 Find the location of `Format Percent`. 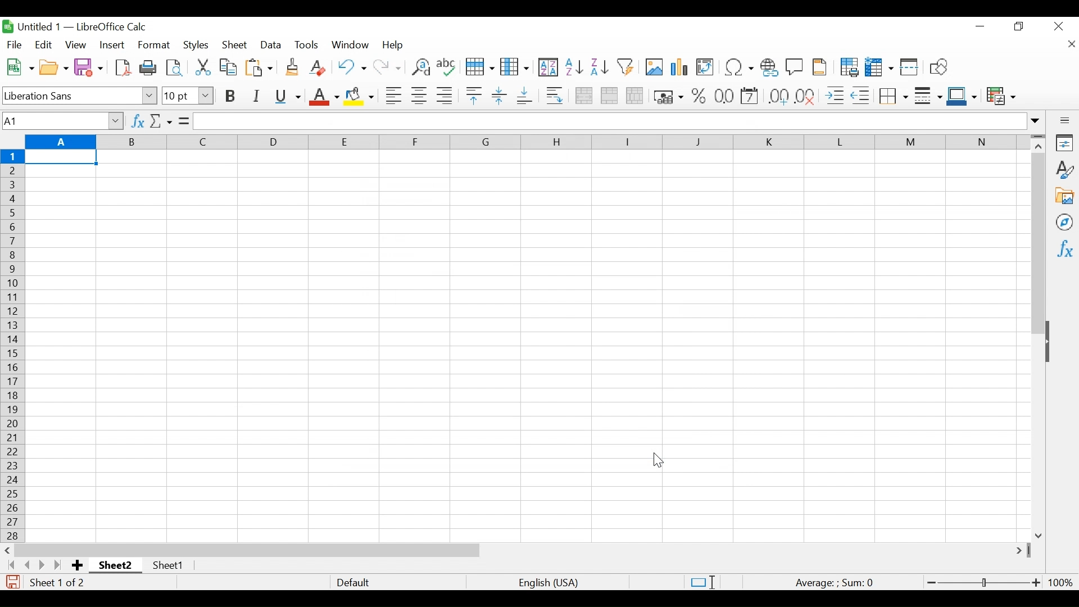

Format Percent is located at coordinates (699, 97).